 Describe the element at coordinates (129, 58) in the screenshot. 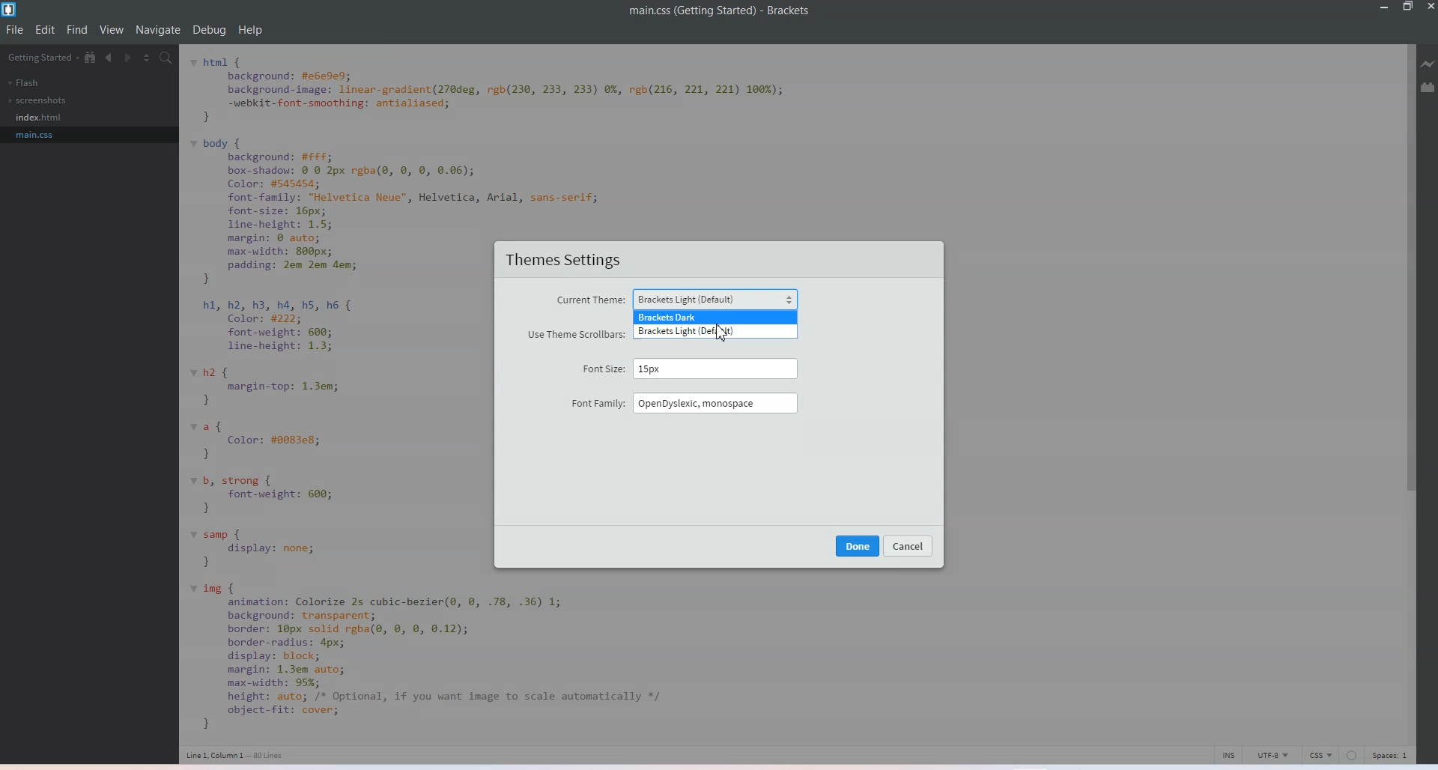

I see `Navigate Forward` at that location.